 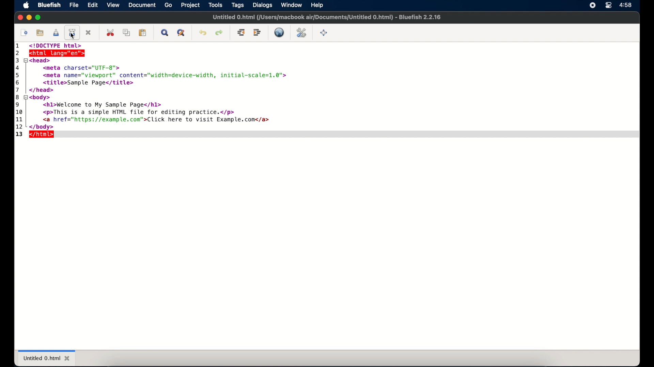 What do you see at coordinates (19, 135) in the screenshot?
I see `13` at bounding box center [19, 135].